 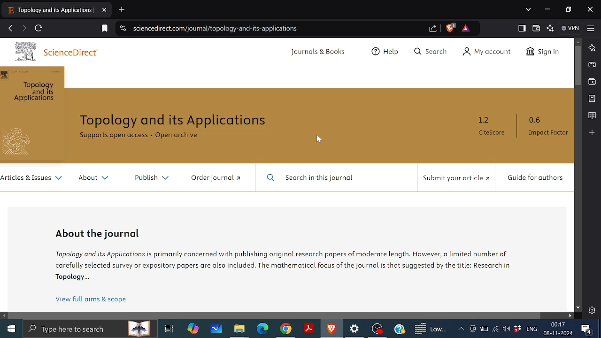 What do you see at coordinates (51, 12) in the screenshot?
I see `topology and its applications` at bounding box center [51, 12].